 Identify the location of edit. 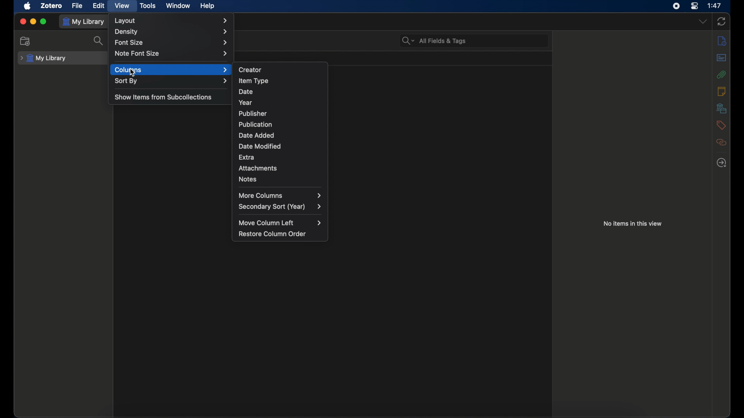
(98, 6).